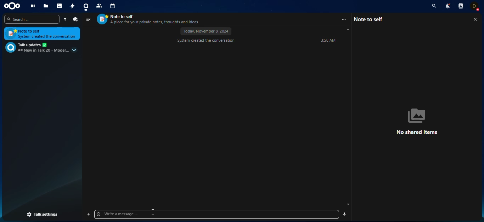  What do you see at coordinates (420, 121) in the screenshot?
I see `no shared items` at bounding box center [420, 121].